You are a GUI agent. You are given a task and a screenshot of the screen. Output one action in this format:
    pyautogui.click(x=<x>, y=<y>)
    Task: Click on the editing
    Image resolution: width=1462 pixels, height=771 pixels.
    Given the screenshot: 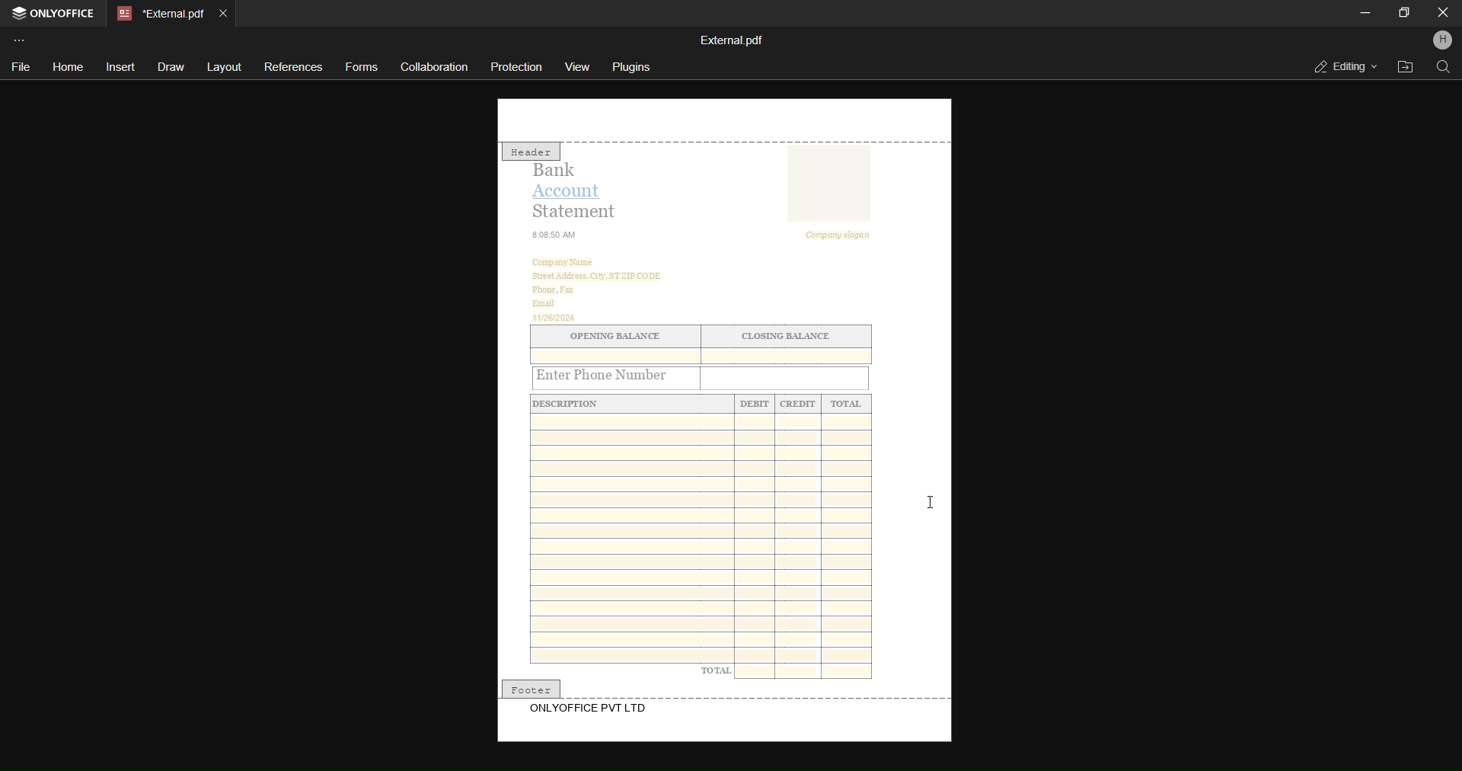 What is the action you would take?
    pyautogui.click(x=1342, y=66)
    